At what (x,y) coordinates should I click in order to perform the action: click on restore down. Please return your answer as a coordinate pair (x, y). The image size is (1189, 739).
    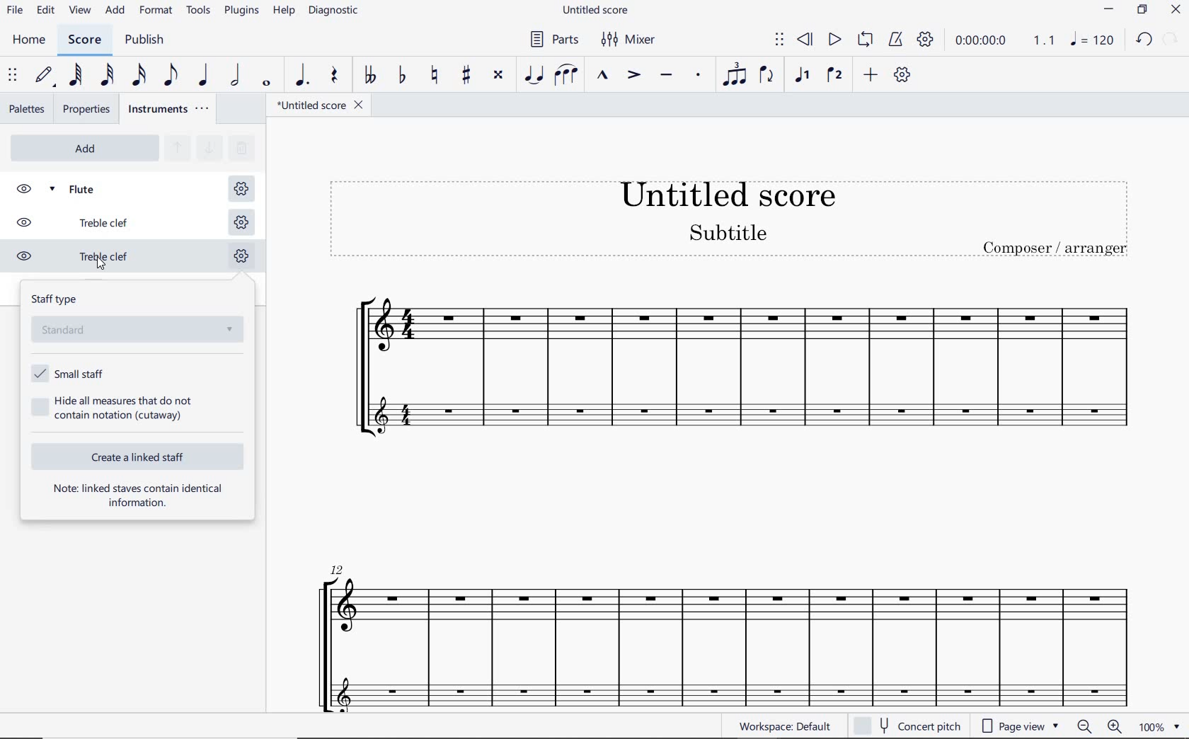
    Looking at the image, I should click on (1142, 10).